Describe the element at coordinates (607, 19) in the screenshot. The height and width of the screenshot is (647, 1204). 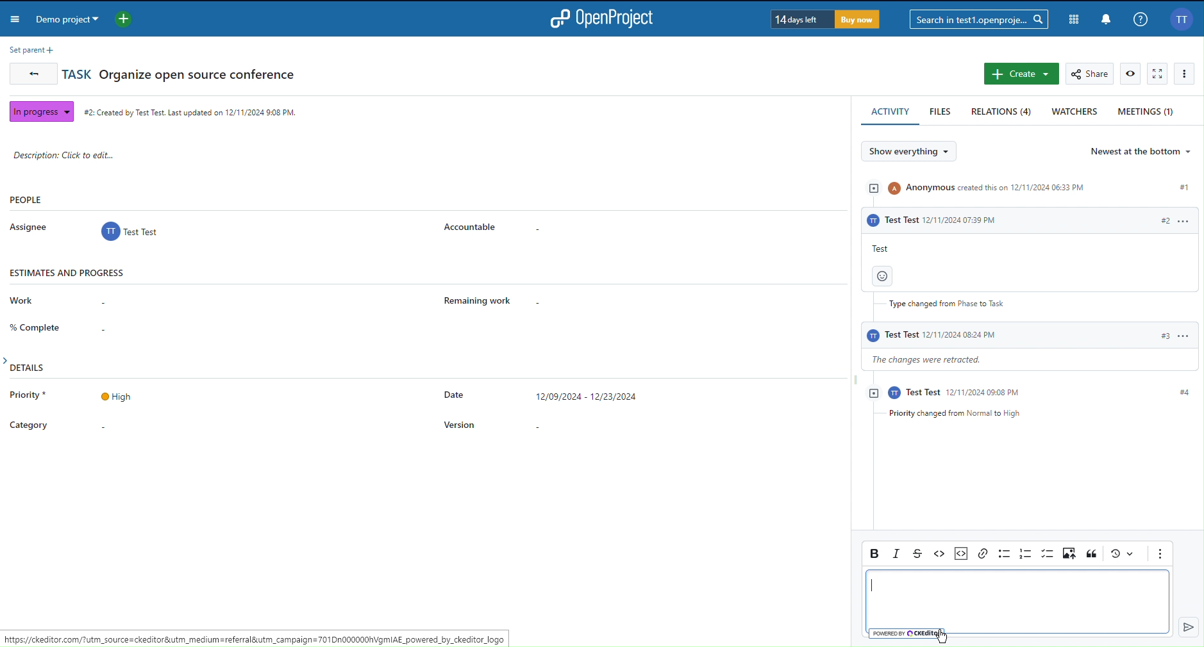
I see `OpenProject` at that location.